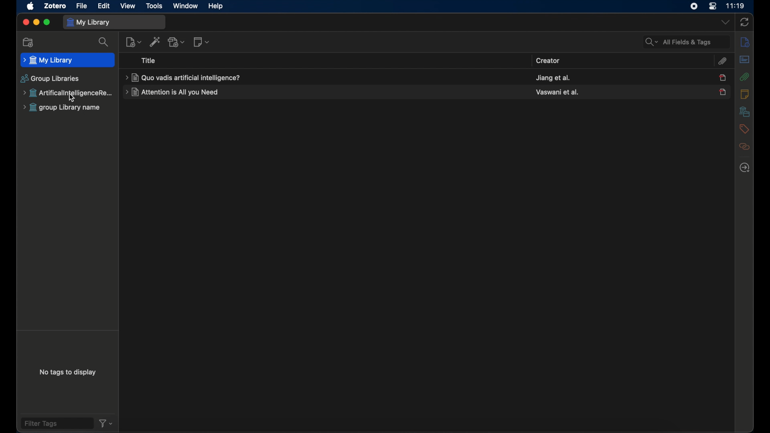 The image size is (770, 433). Describe the element at coordinates (744, 146) in the screenshot. I see `related` at that location.